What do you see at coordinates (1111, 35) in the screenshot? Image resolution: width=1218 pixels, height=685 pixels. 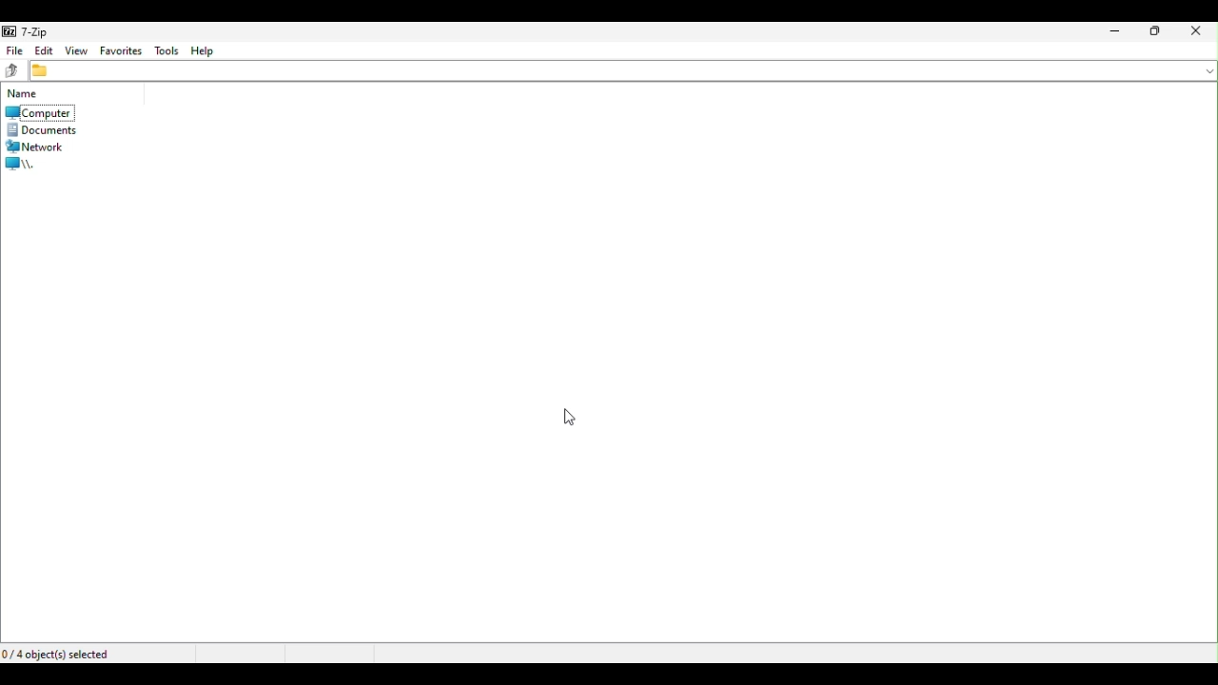 I see `Minimise` at bounding box center [1111, 35].